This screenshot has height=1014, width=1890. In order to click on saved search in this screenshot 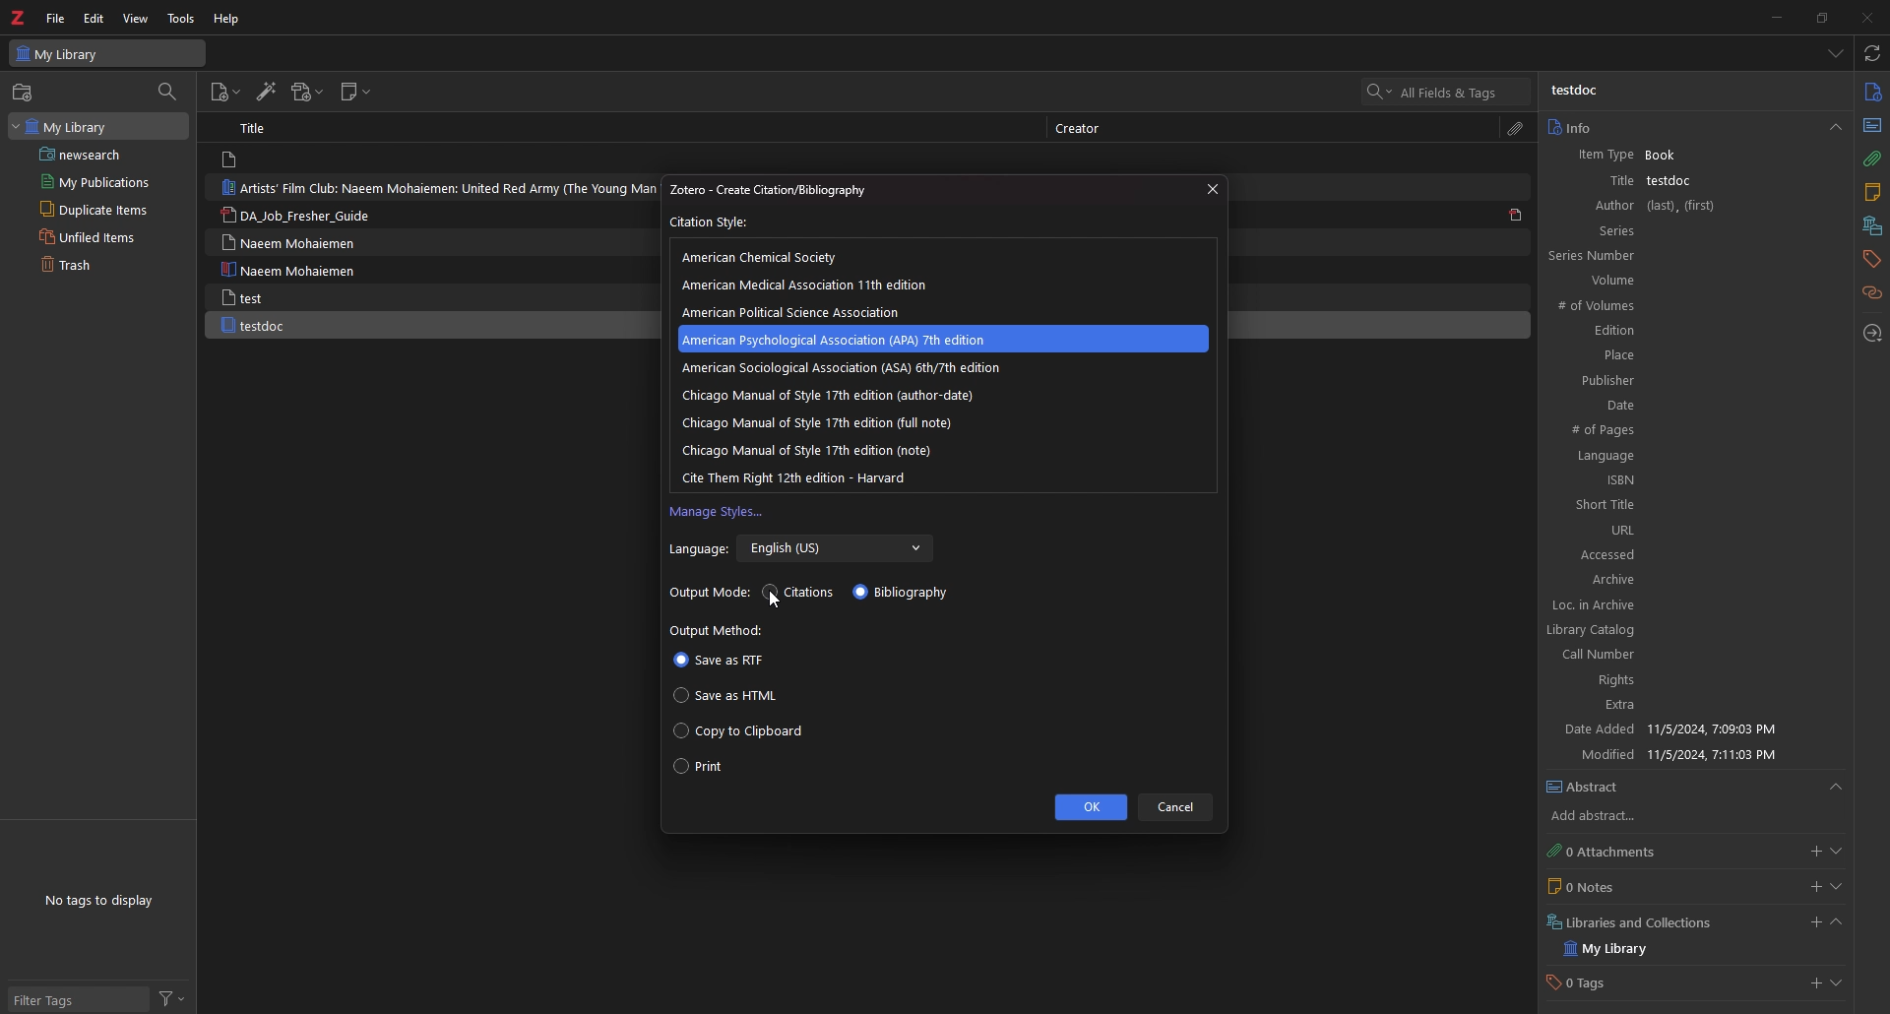, I will do `click(101, 154)`.